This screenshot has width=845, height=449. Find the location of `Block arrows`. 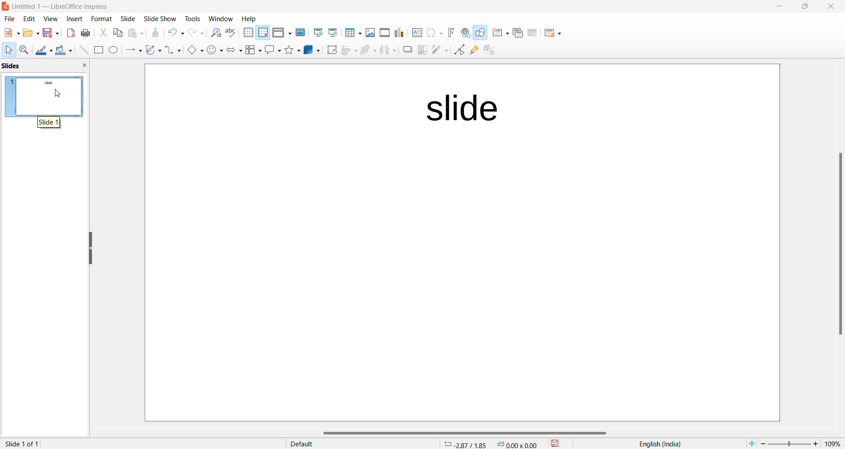

Block arrows is located at coordinates (233, 51).